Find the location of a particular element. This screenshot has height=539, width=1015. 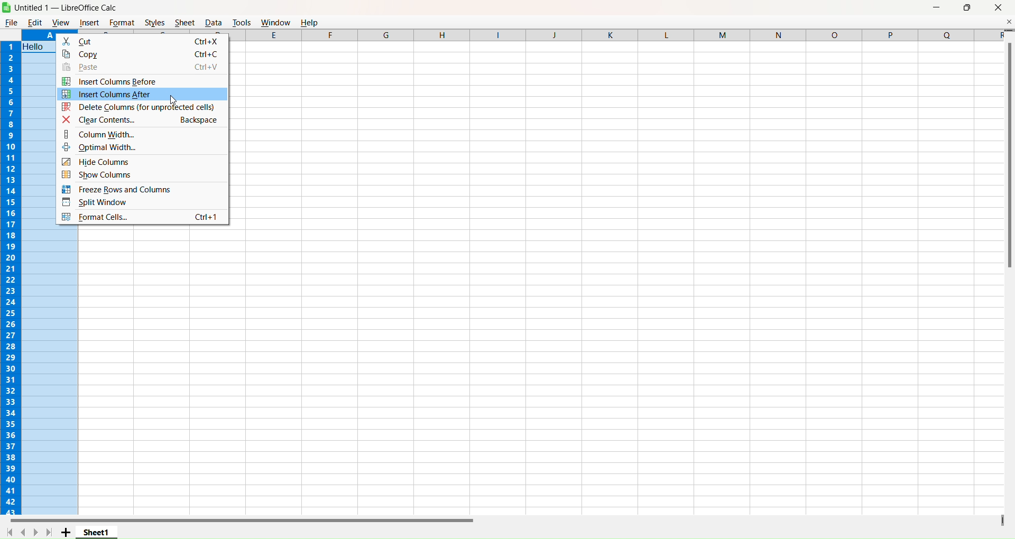

Format is located at coordinates (122, 22).